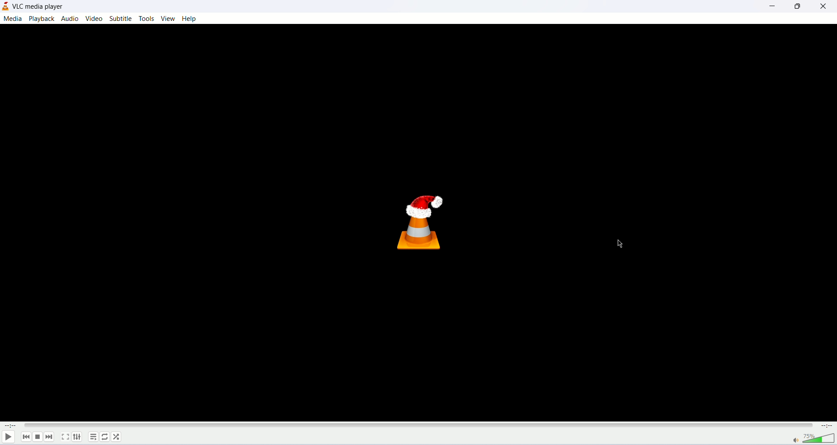 The image size is (837, 445). I want to click on total time, so click(827, 427).